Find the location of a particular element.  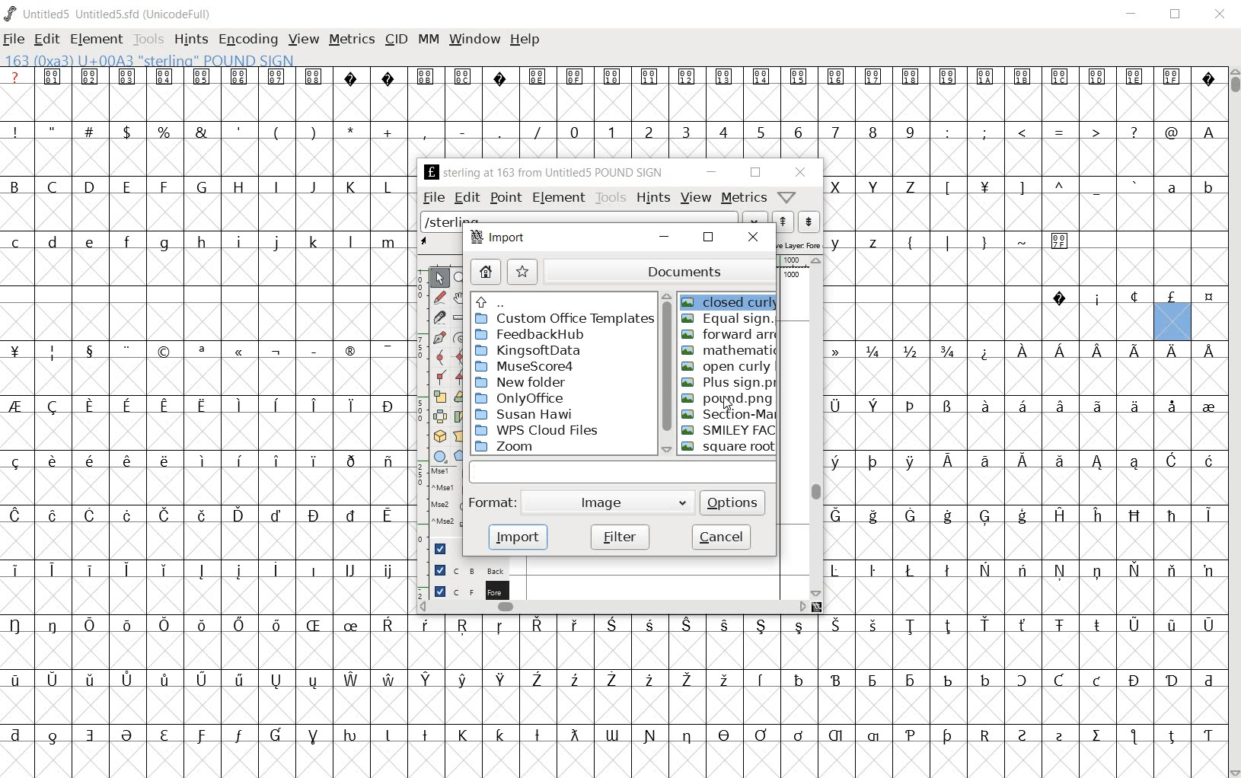

Symbol is located at coordinates (202, 461).